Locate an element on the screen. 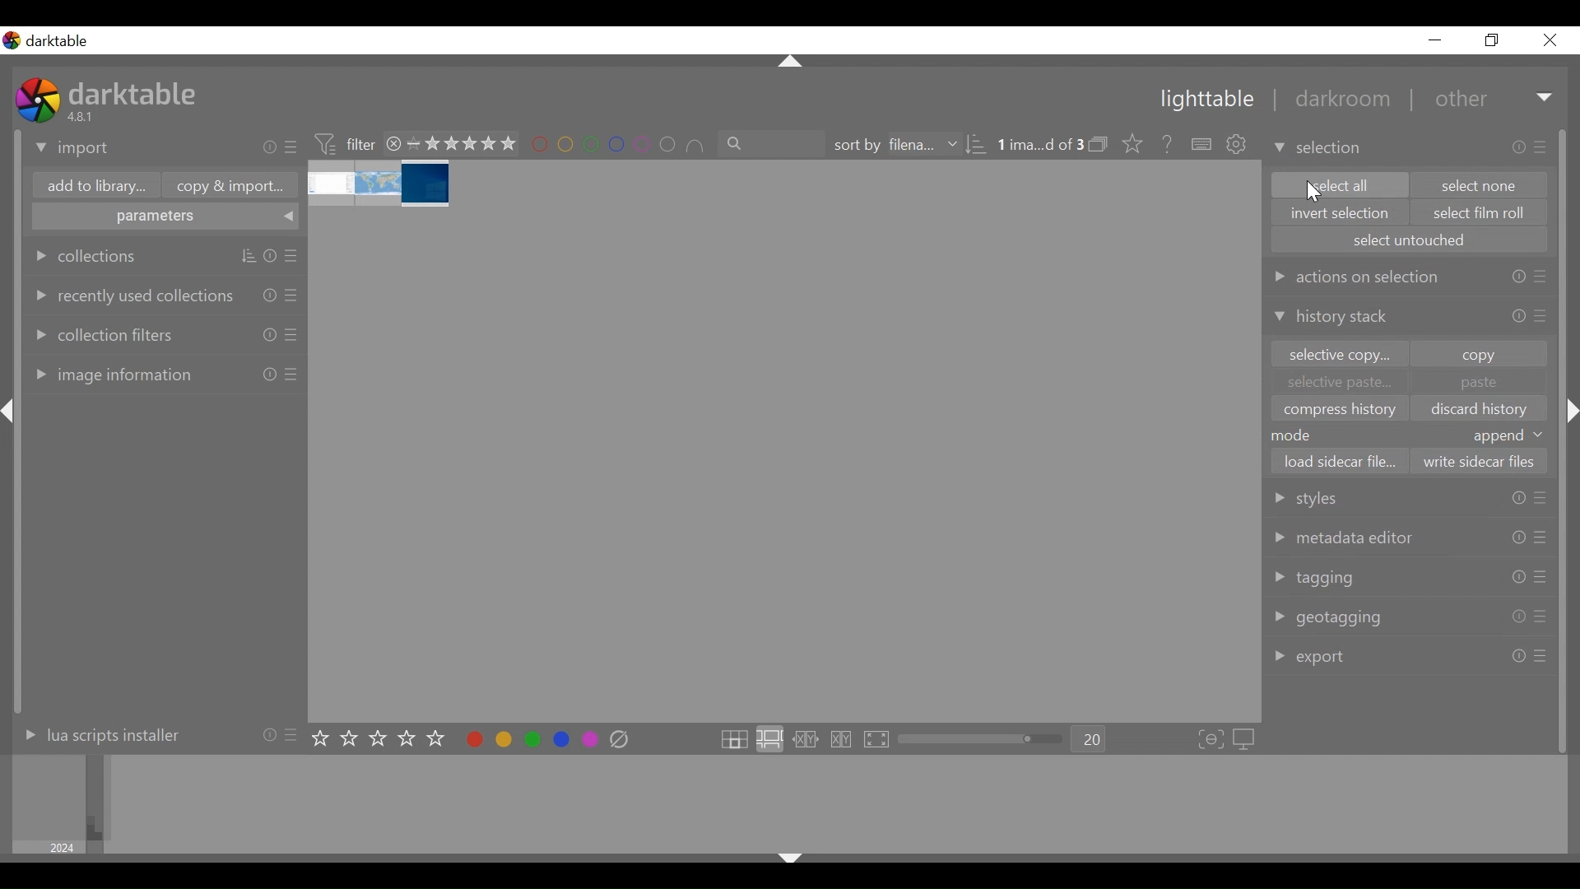 The height and width of the screenshot is (889, 1580). click to enter full preview layout is located at coordinates (878, 740).